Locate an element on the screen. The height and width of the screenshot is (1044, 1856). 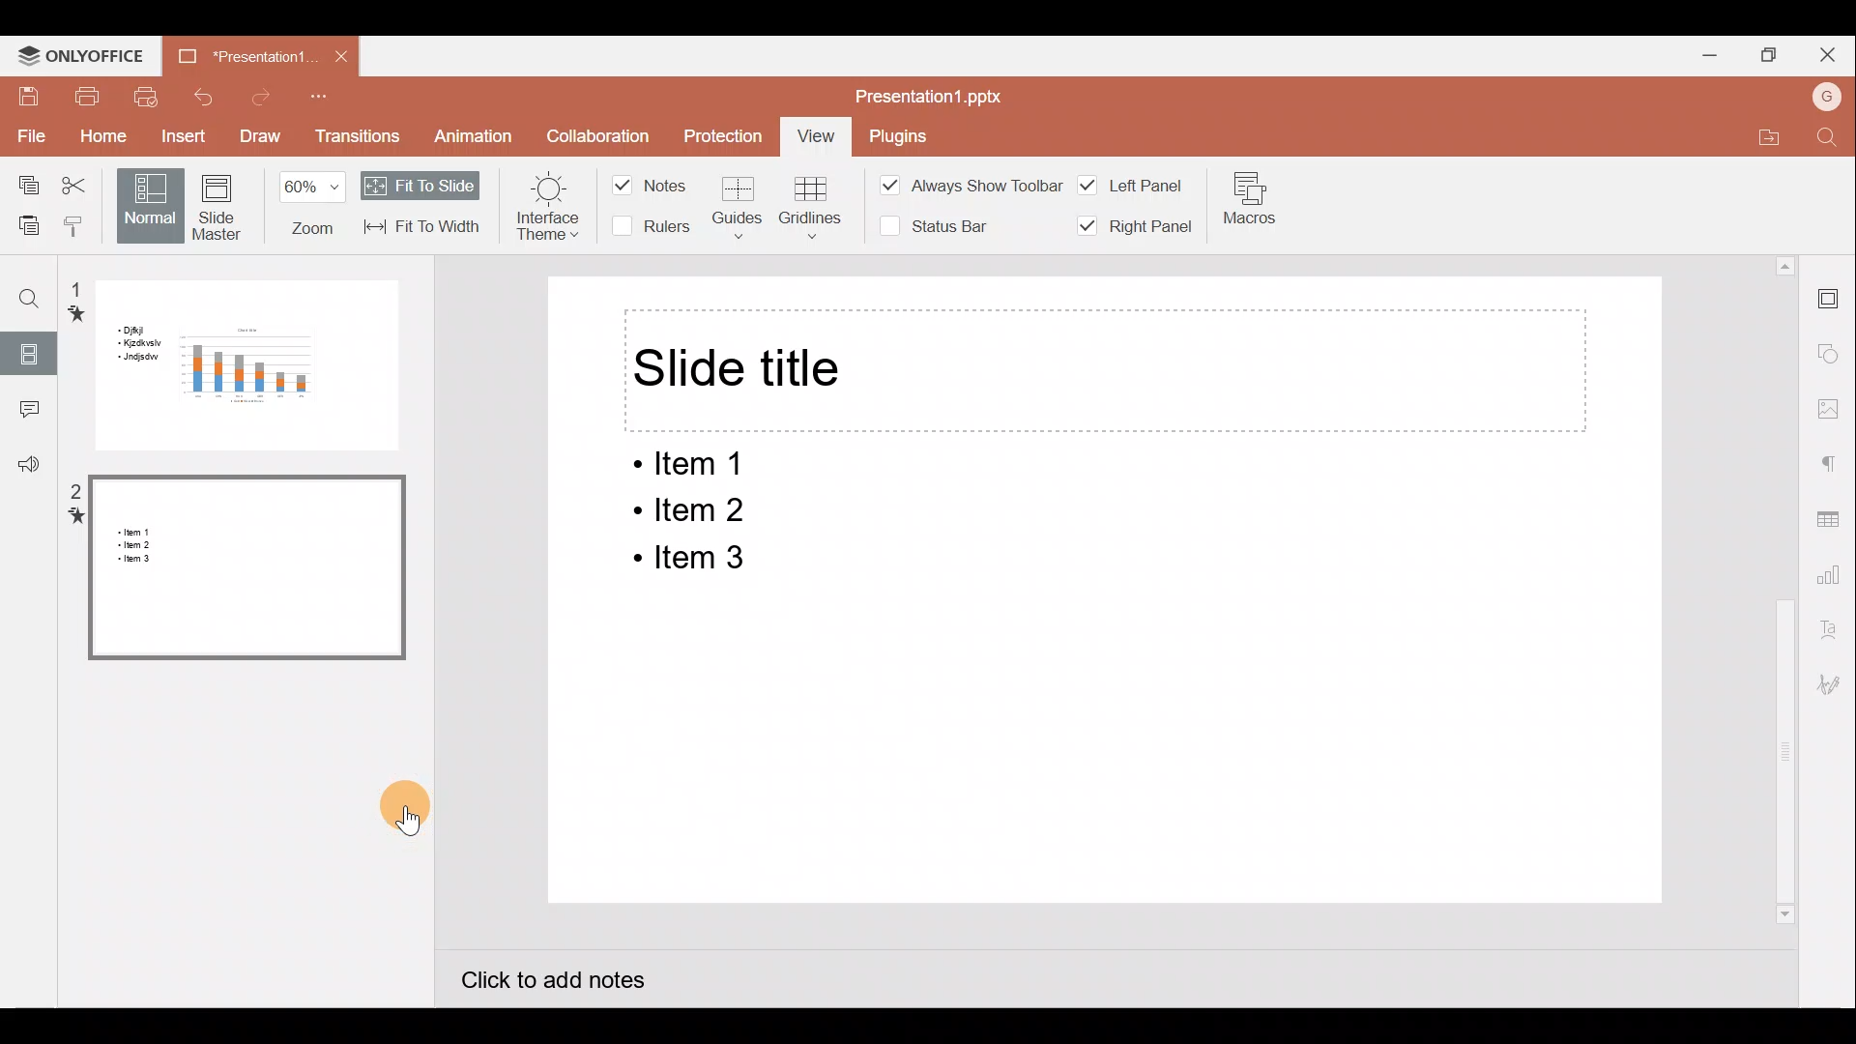
Close document is located at coordinates (342, 57).